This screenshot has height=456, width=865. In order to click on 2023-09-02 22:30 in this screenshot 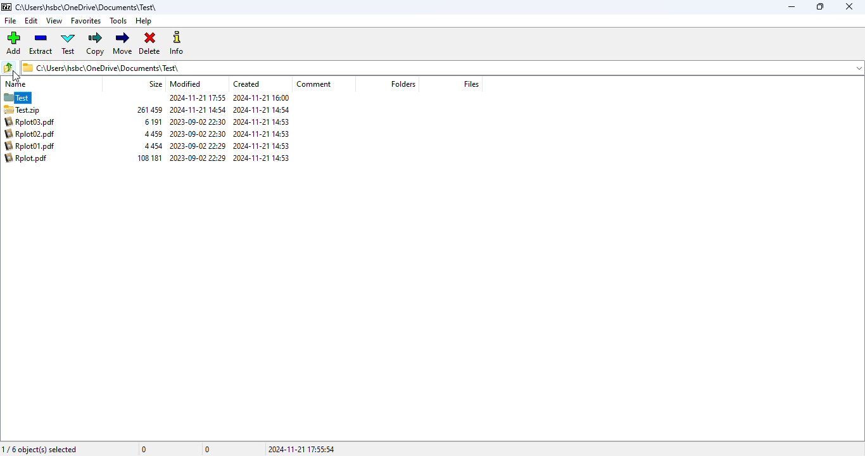, I will do `click(197, 134)`.